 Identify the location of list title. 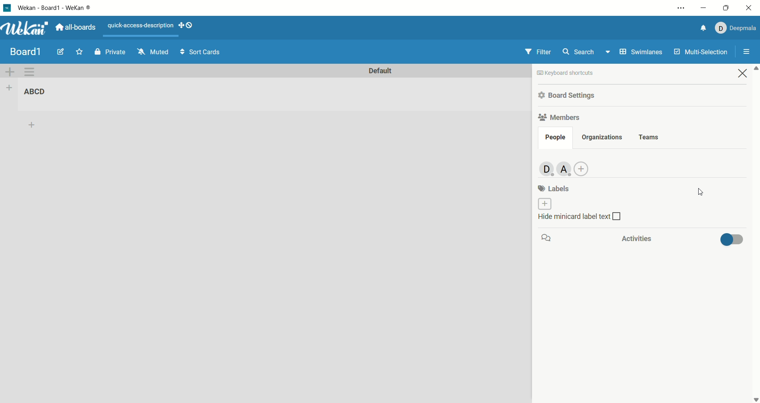
(40, 93).